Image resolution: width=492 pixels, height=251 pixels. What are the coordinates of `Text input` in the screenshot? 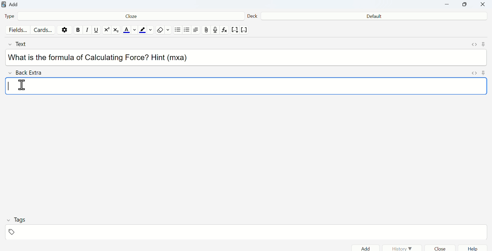 It's located at (238, 85).